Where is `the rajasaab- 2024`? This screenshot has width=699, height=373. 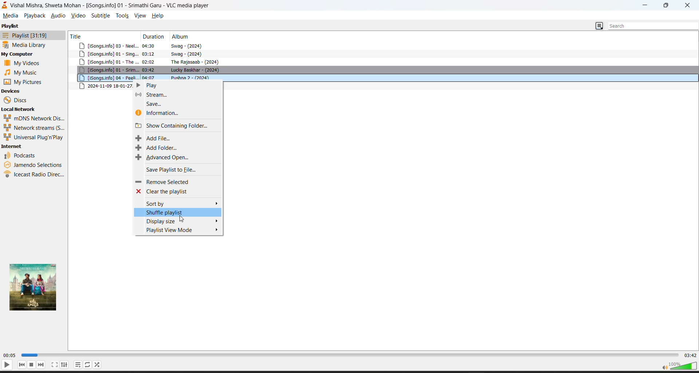 the rajasaab- 2024 is located at coordinates (196, 61).